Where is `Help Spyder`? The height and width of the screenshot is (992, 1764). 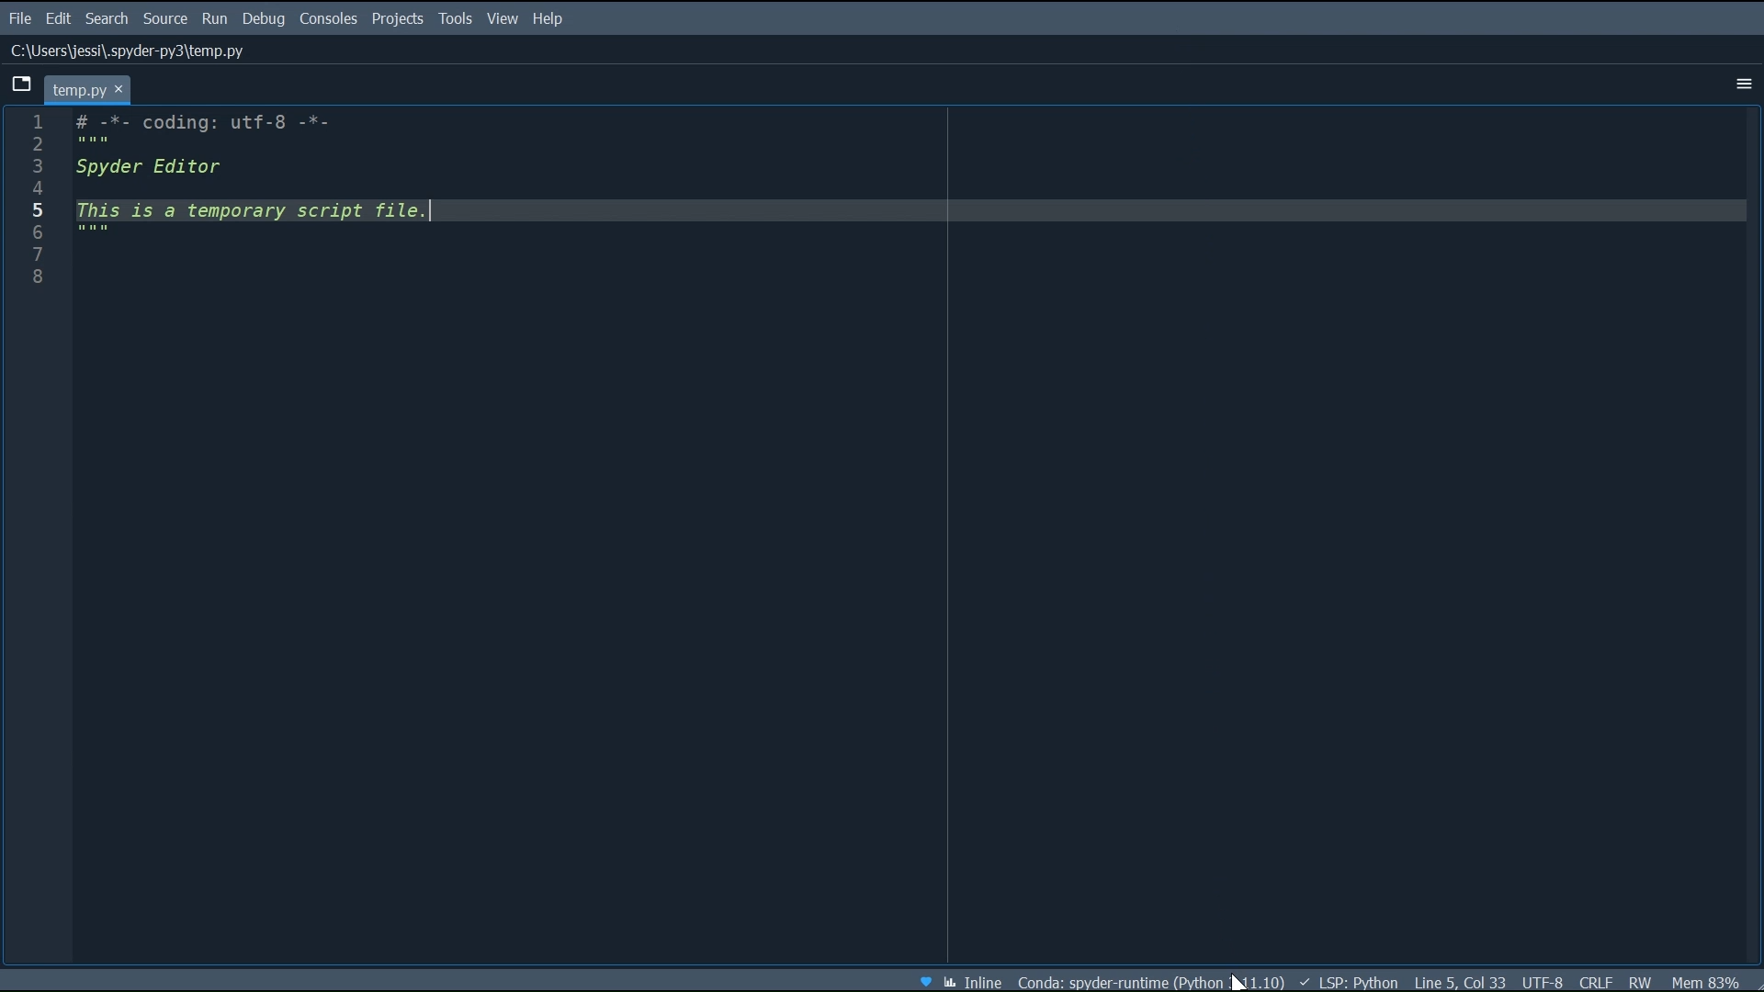
Help Spyder is located at coordinates (925, 979).